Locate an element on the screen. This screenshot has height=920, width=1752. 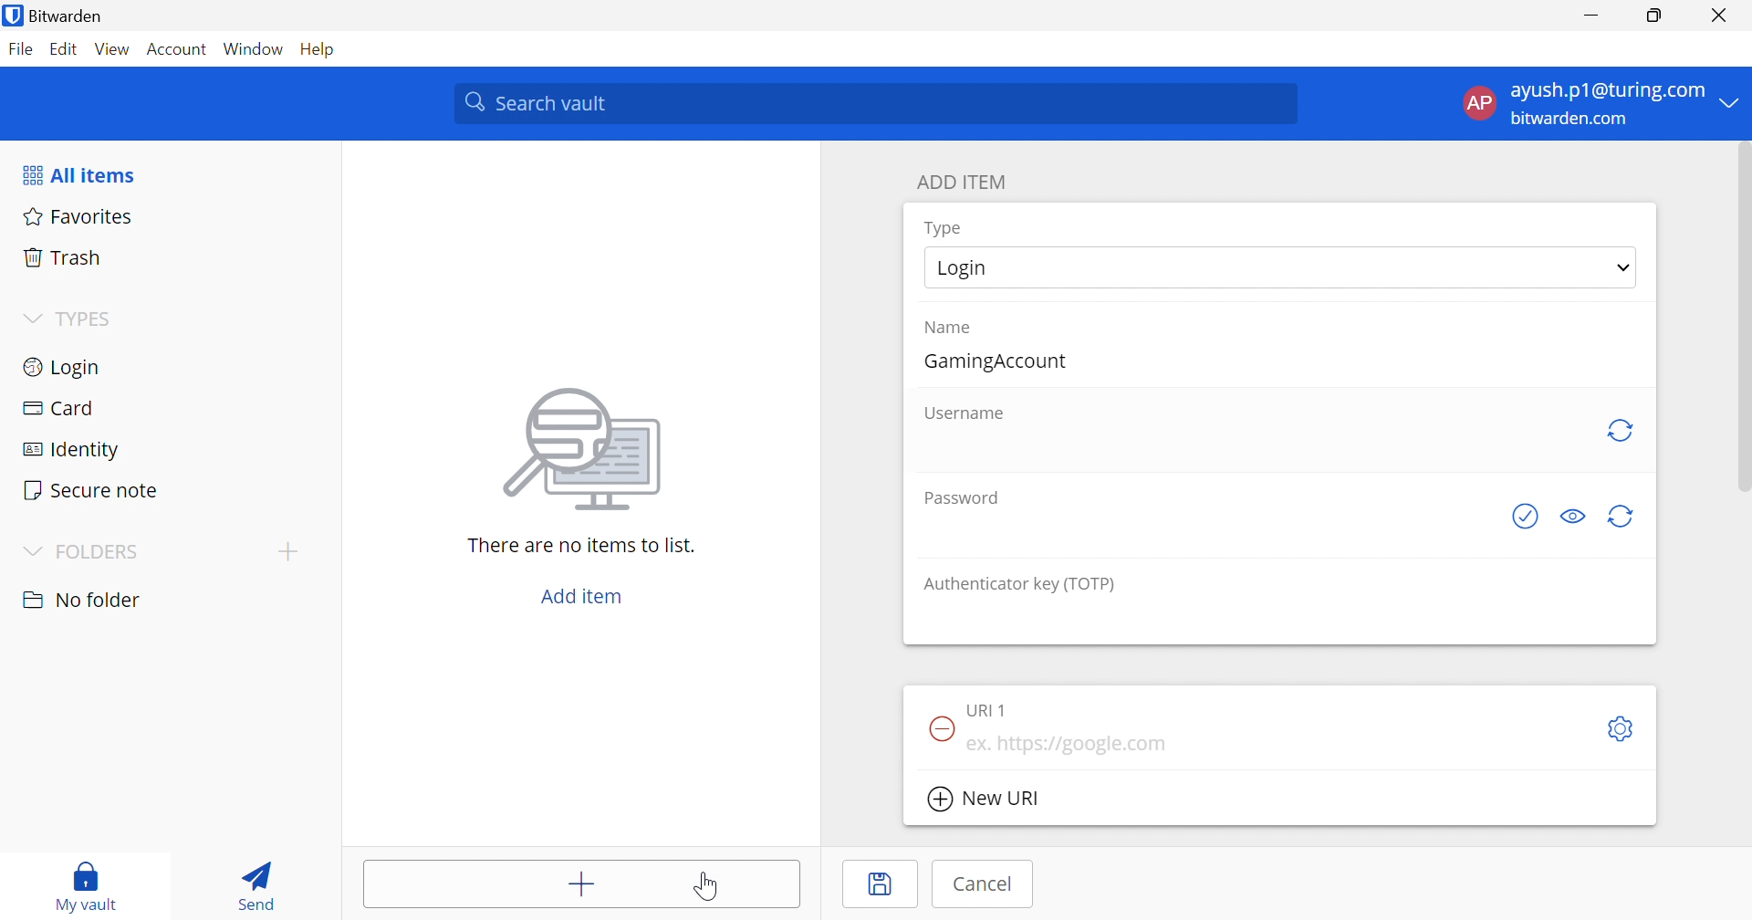
Card is located at coordinates (61, 410).